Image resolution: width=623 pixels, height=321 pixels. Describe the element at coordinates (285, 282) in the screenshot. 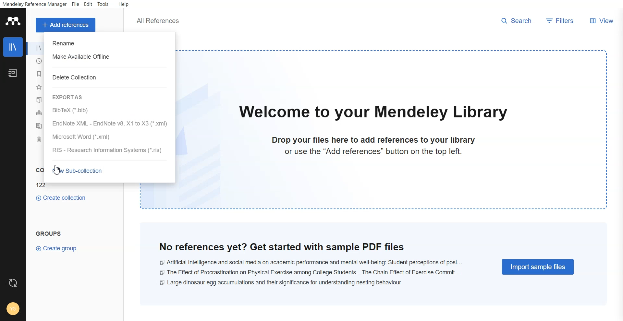

I see `large dinosaur egg accumulations and their significance for understanding nestling behaviour` at that location.